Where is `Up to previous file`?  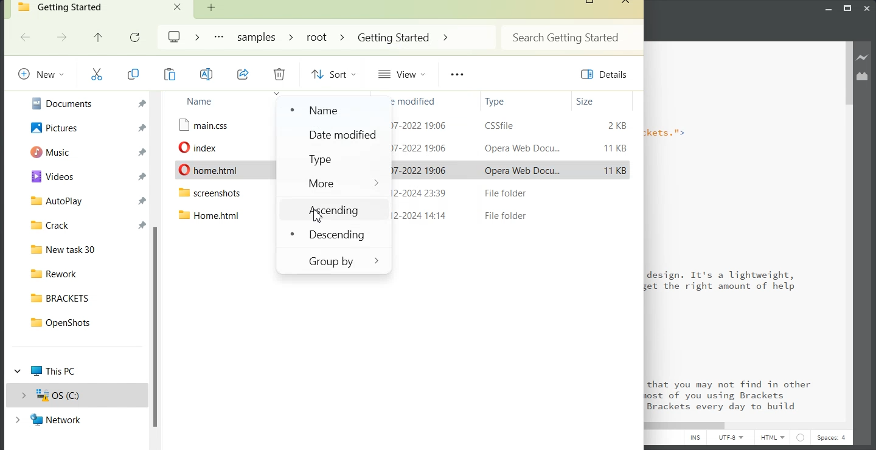
Up to previous file is located at coordinates (98, 37).